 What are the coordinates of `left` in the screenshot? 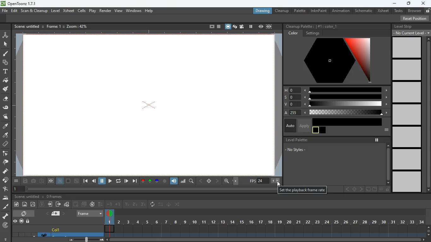 It's located at (201, 181).